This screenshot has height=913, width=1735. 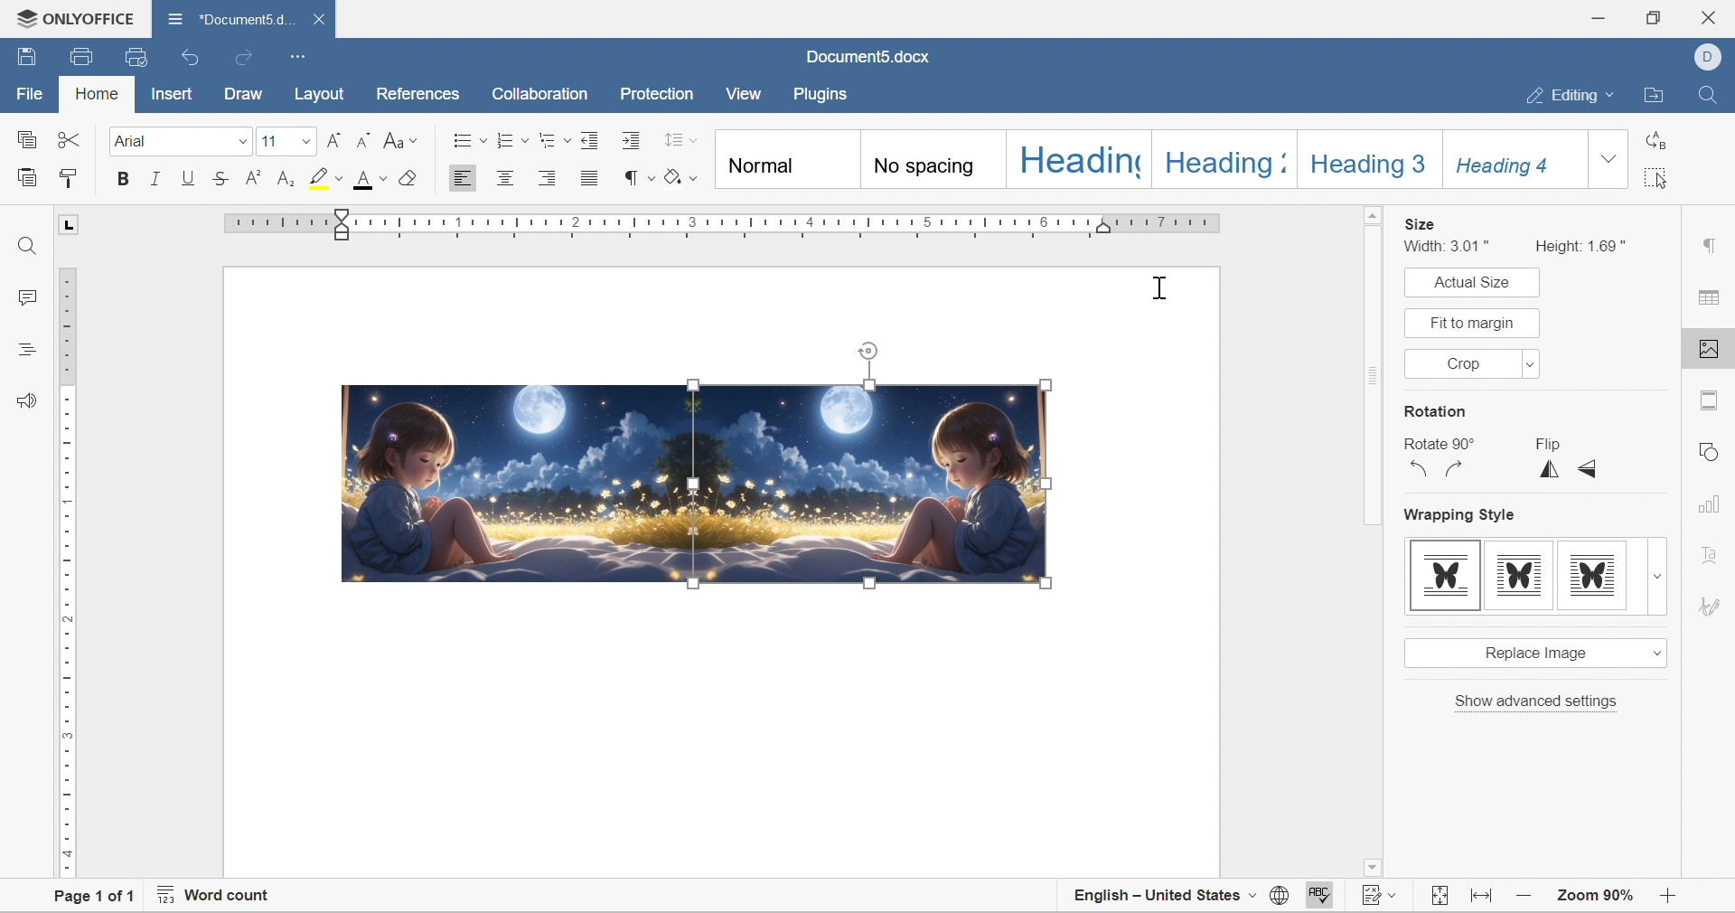 I want to click on Mirror Image, so click(x=873, y=485).